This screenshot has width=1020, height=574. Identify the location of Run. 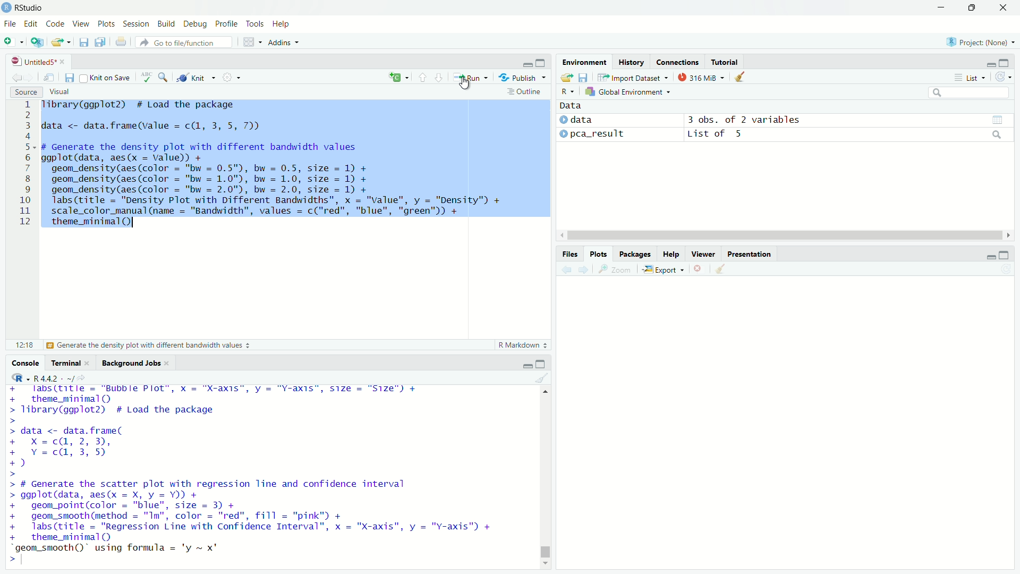
(470, 77).